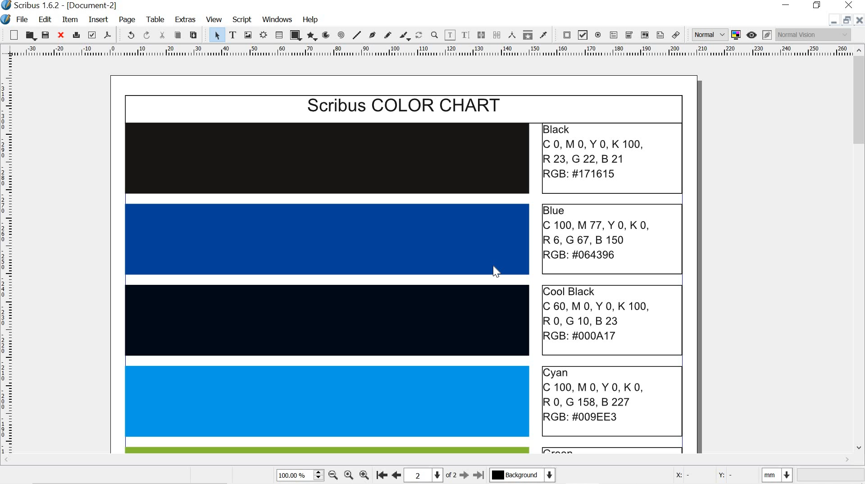  Describe the element at coordinates (243, 20) in the screenshot. I see `script` at that location.